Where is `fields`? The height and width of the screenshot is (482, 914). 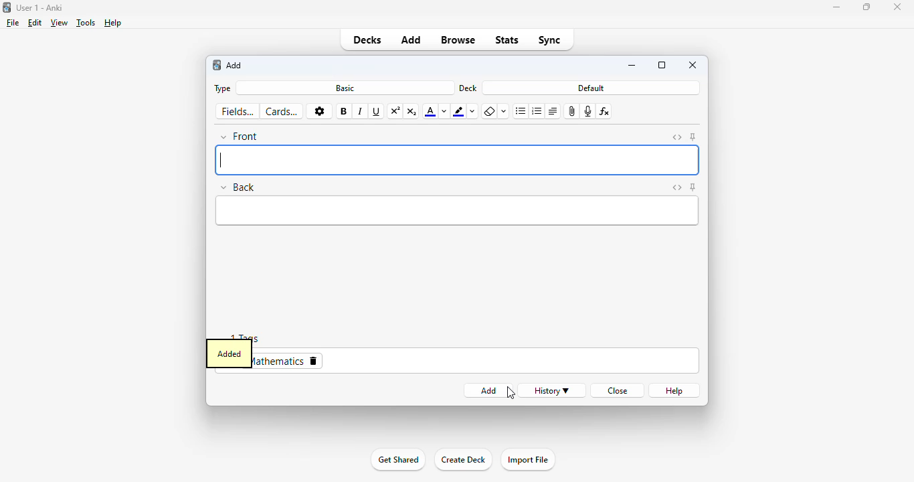
fields is located at coordinates (238, 112).